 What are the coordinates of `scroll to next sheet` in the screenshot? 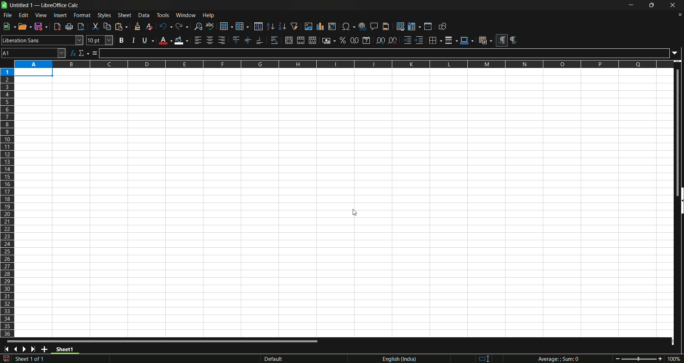 It's located at (25, 349).